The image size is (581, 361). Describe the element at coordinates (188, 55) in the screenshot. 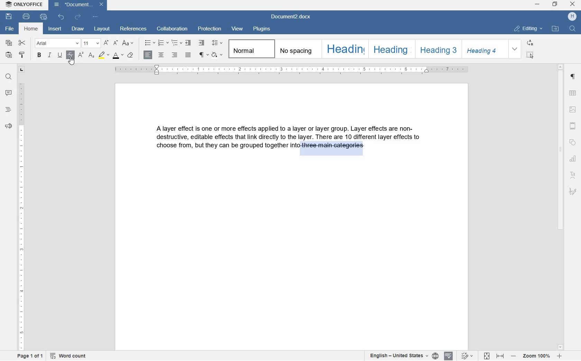

I see `justified` at that location.